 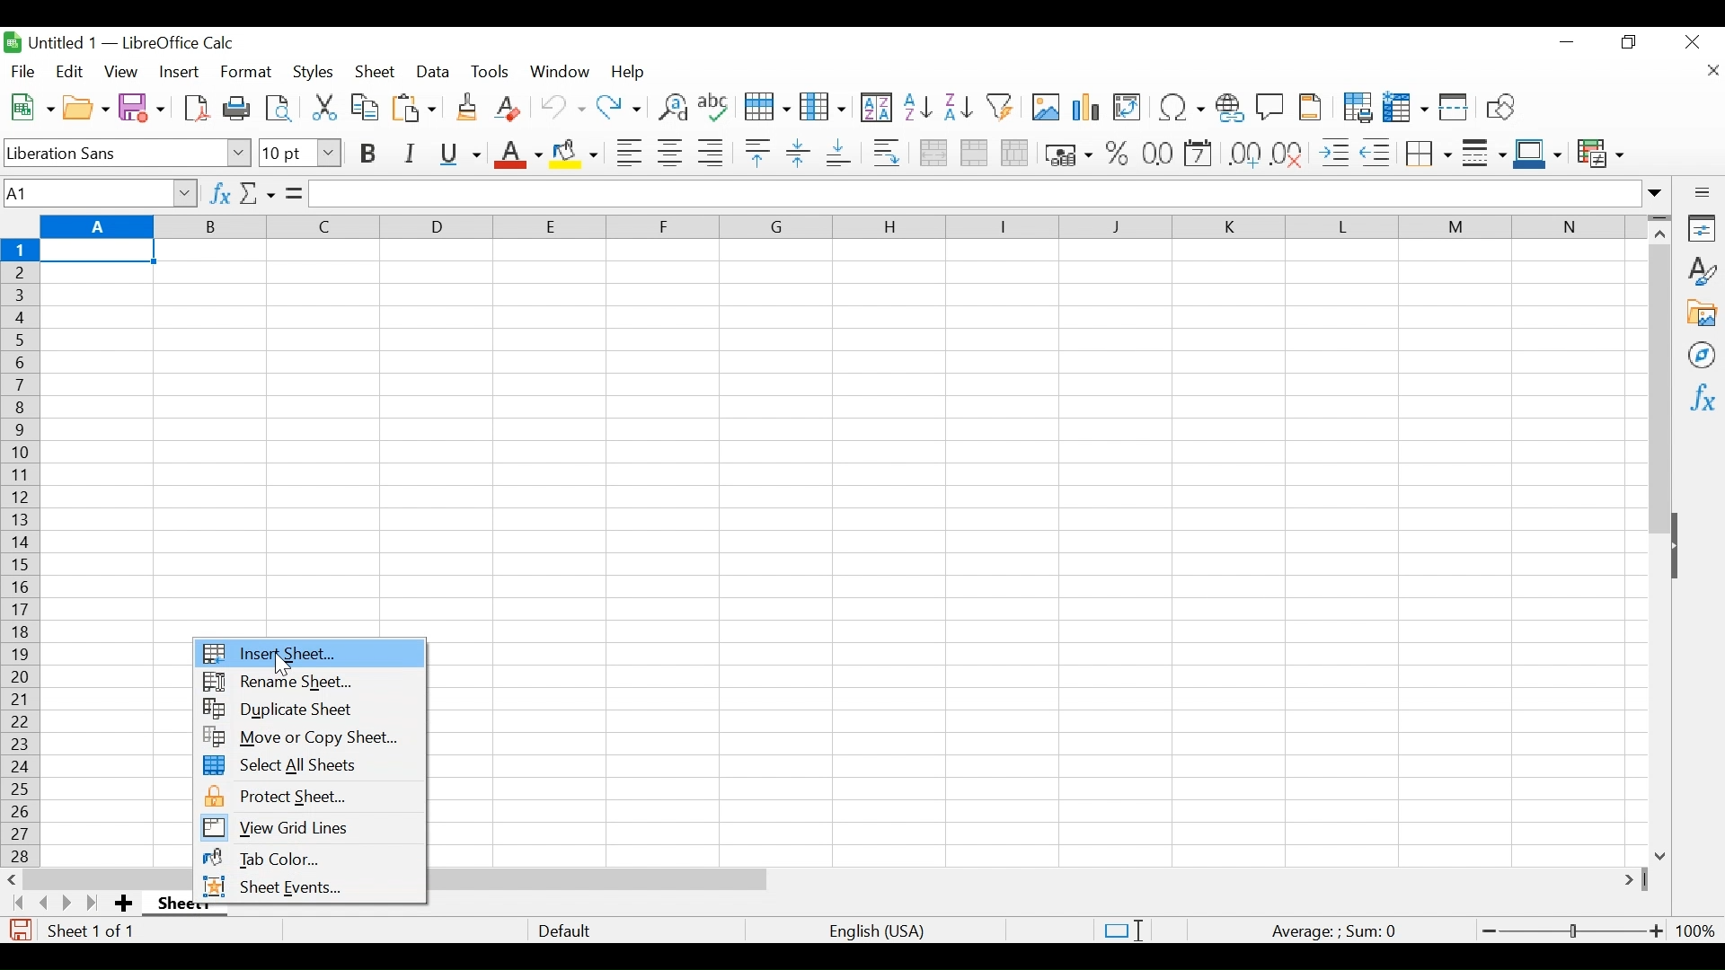 I want to click on Window, so click(x=560, y=72).